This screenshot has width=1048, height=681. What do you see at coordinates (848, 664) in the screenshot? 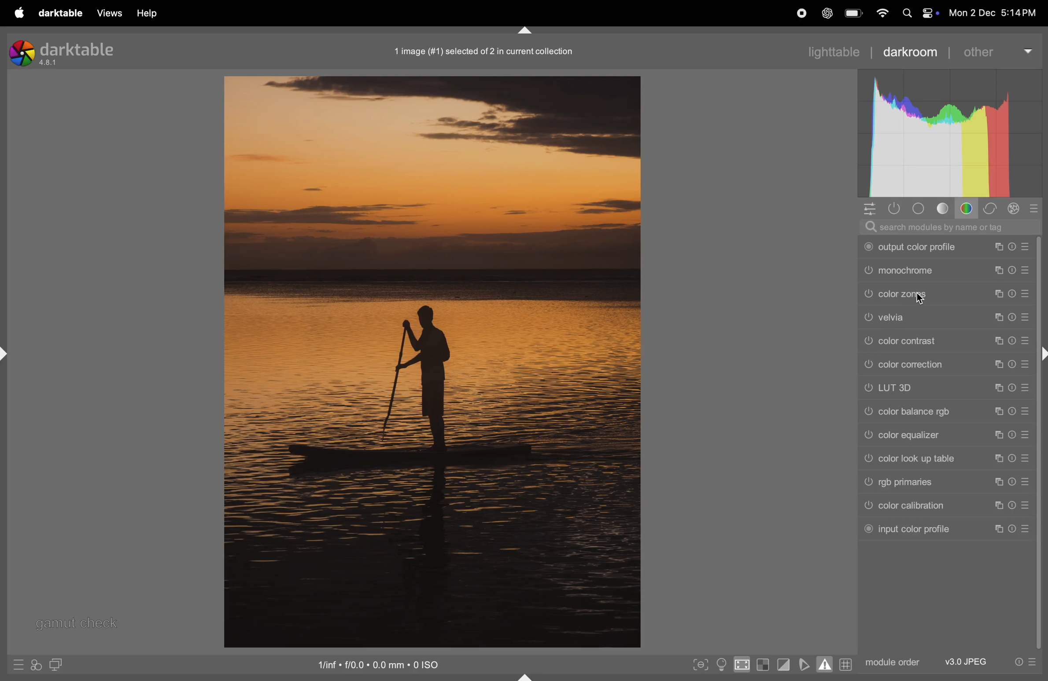
I see `grid` at bounding box center [848, 664].